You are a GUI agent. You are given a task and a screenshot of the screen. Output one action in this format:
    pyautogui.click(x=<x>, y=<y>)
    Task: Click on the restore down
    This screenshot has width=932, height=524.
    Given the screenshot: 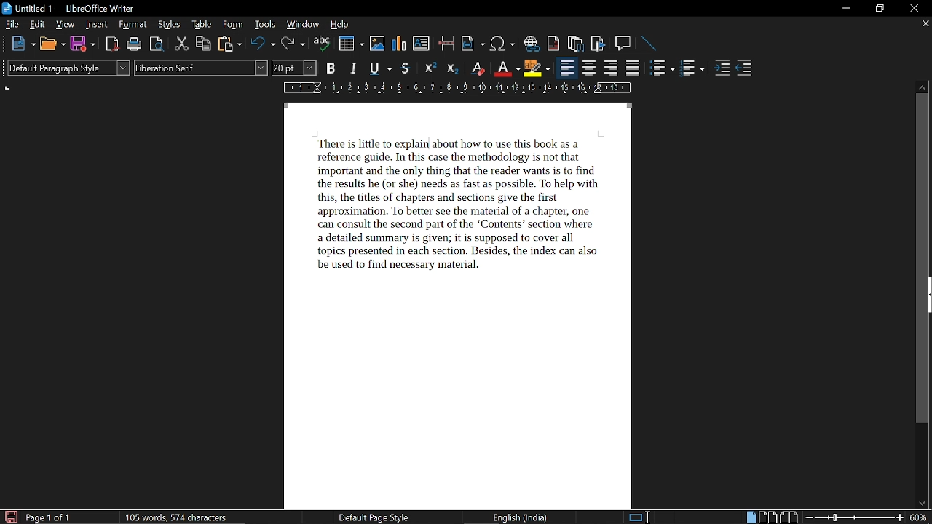 What is the action you would take?
    pyautogui.click(x=881, y=8)
    